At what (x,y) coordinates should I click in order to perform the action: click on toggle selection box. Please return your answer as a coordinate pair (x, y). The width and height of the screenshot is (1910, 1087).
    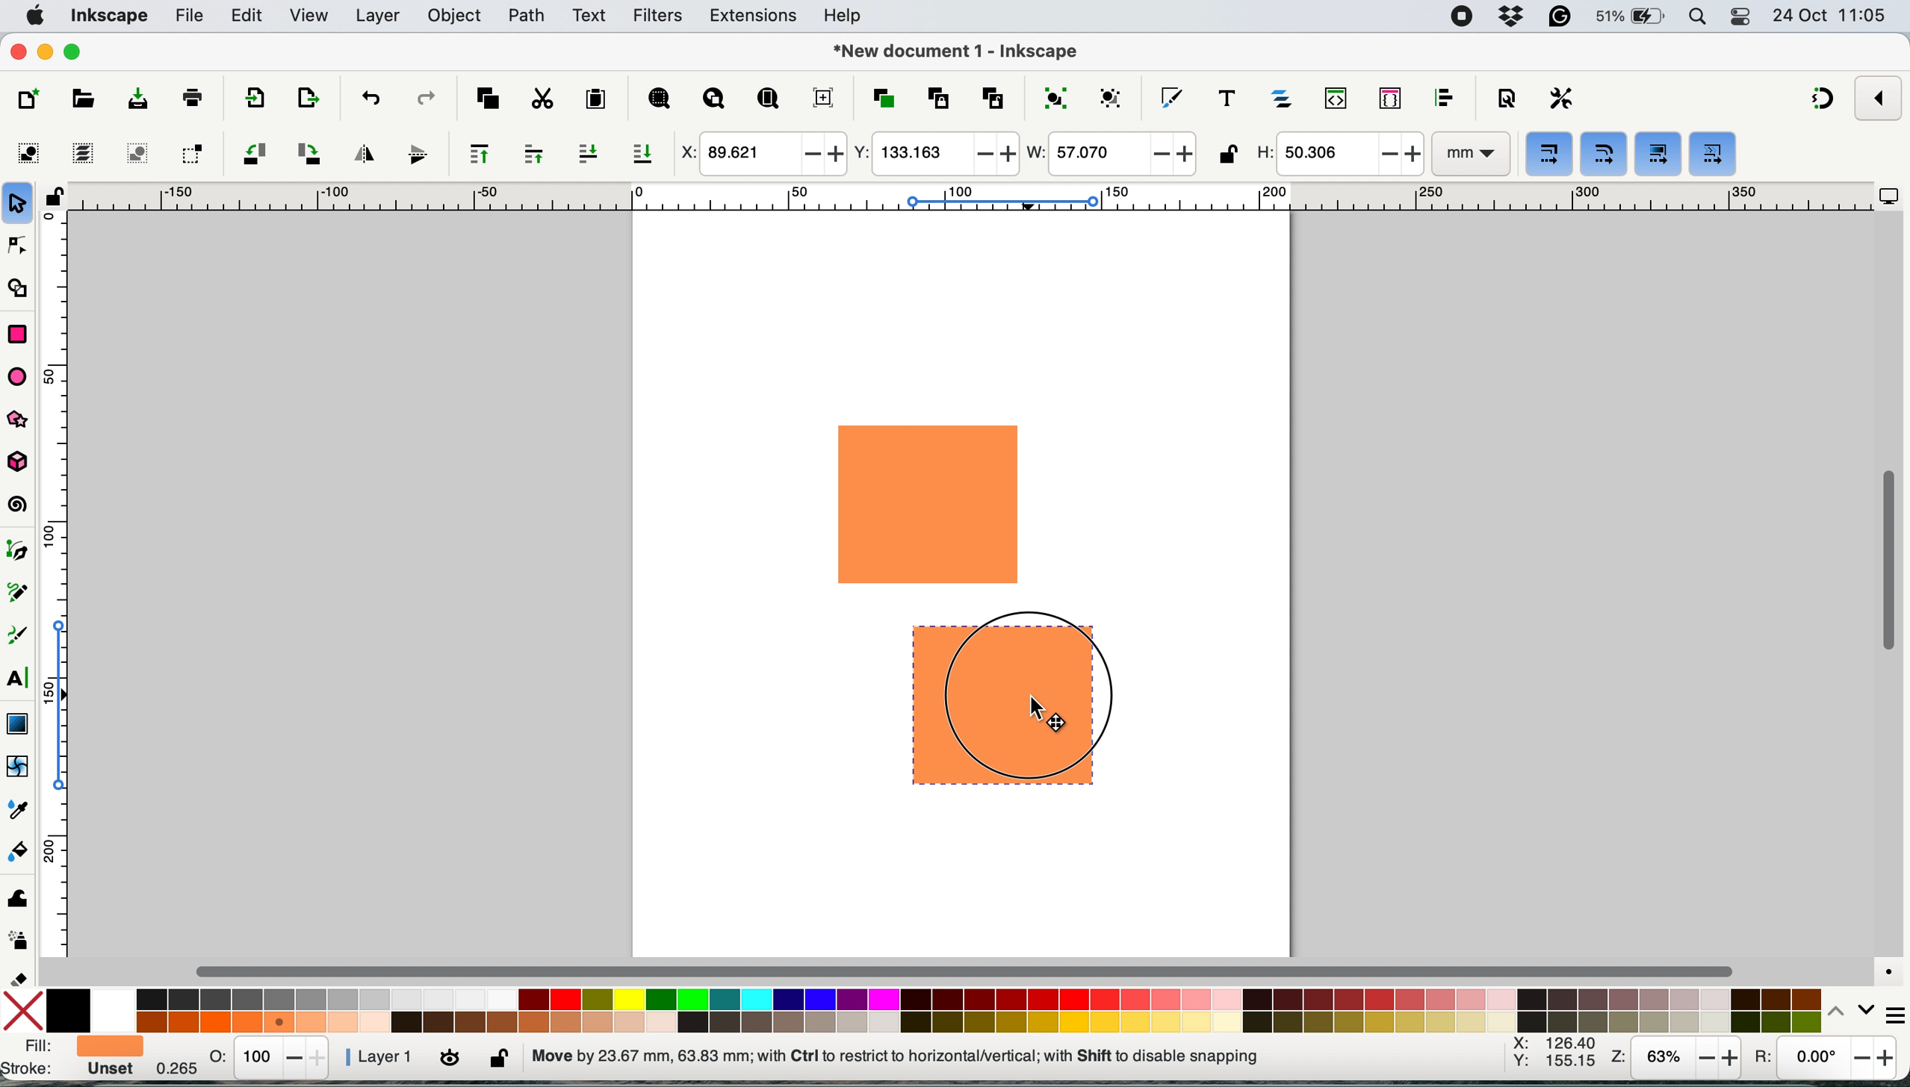
    Looking at the image, I should click on (191, 152).